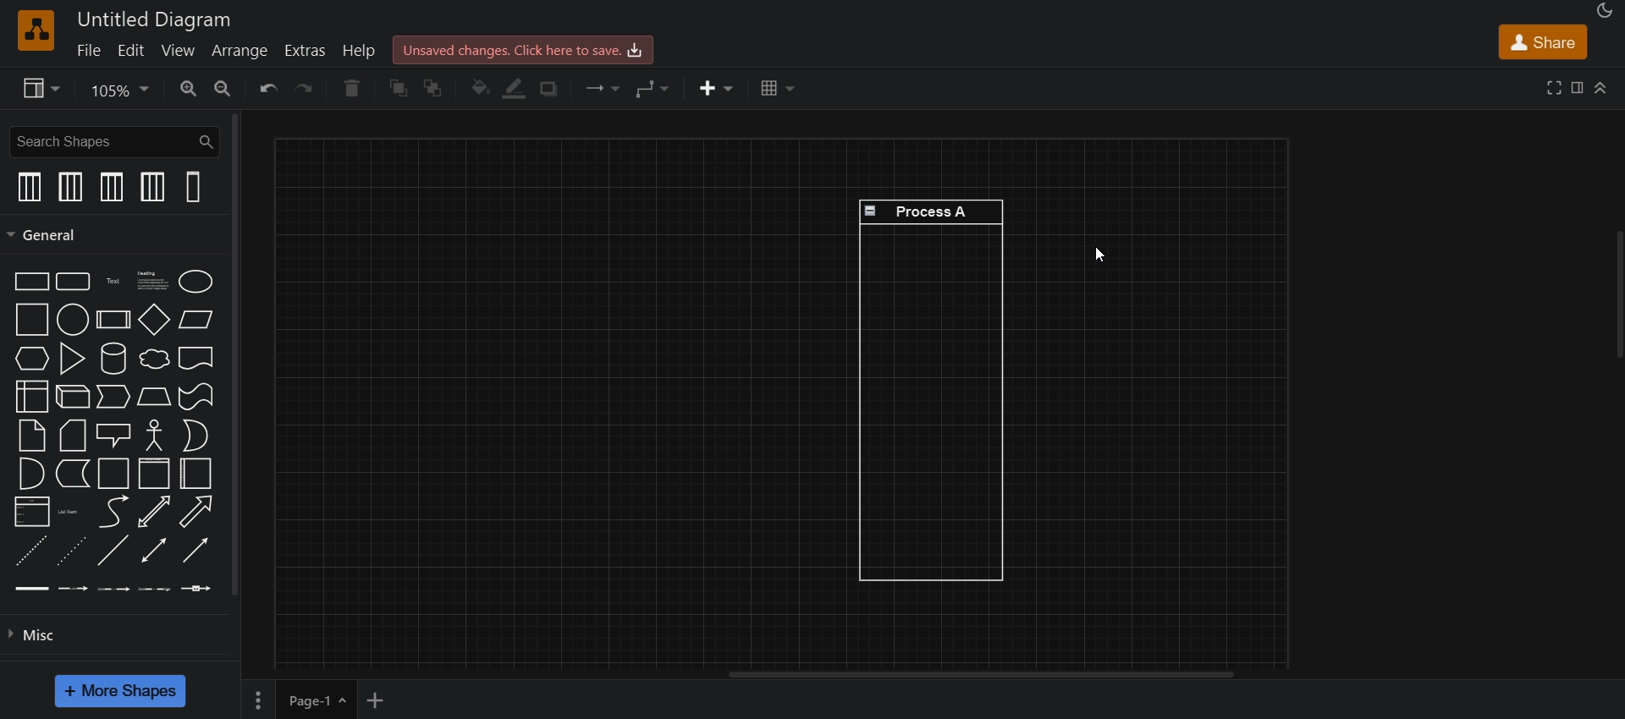  I want to click on extras, so click(310, 49).